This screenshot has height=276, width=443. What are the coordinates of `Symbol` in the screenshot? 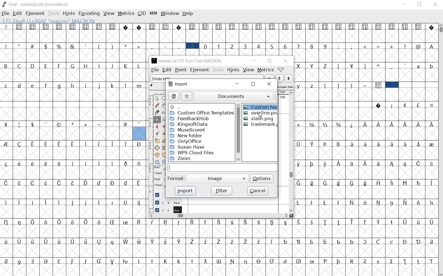 It's located at (273, 27).